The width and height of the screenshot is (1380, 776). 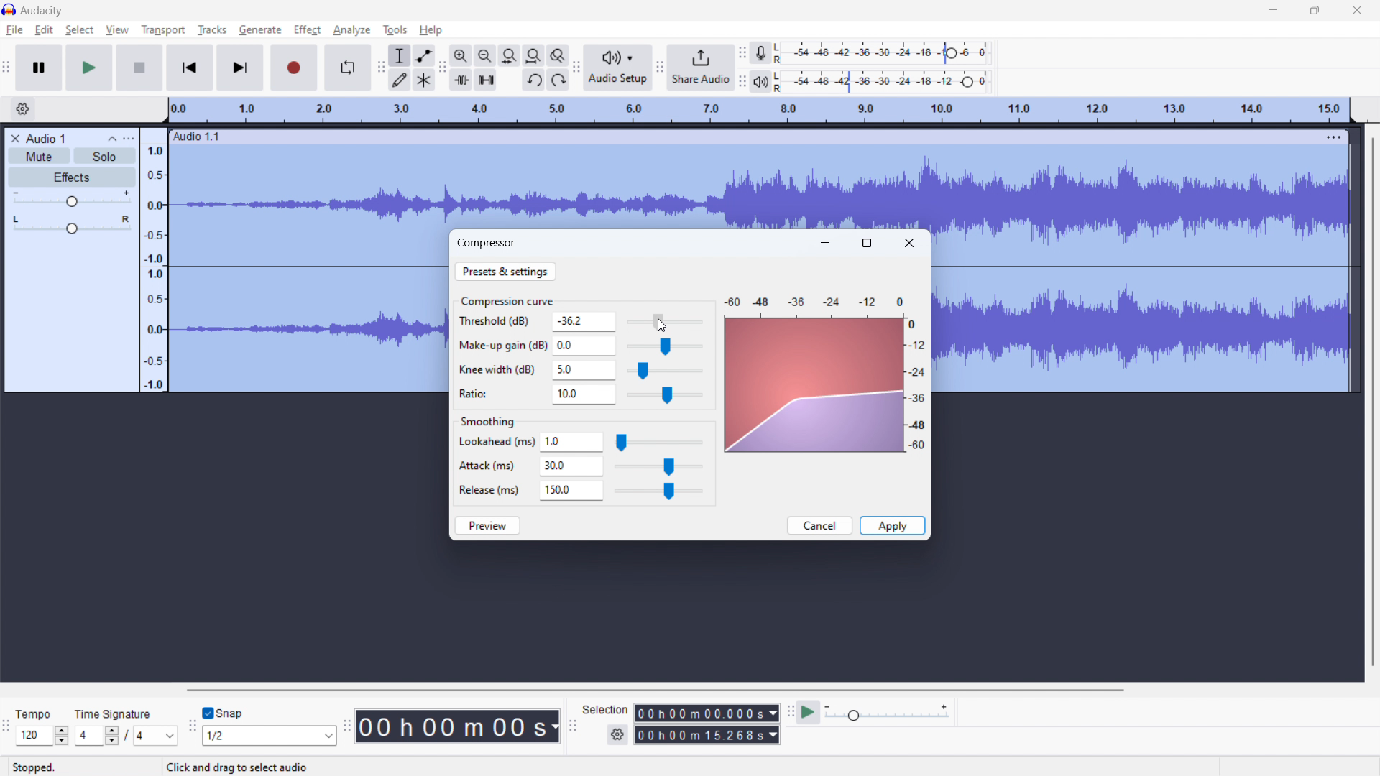 What do you see at coordinates (584, 370) in the screenshot?
I see `5.0` at bounding box center [584, 370].